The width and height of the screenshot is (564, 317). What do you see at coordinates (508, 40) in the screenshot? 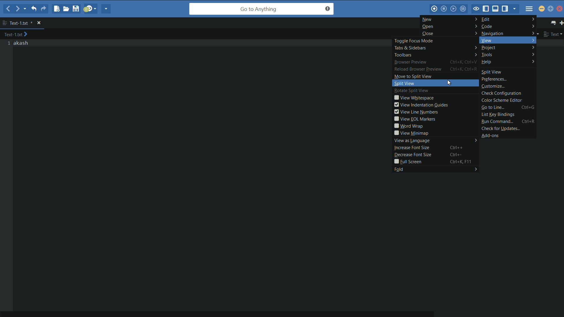
I see `view` at bounding box center [508, 40].